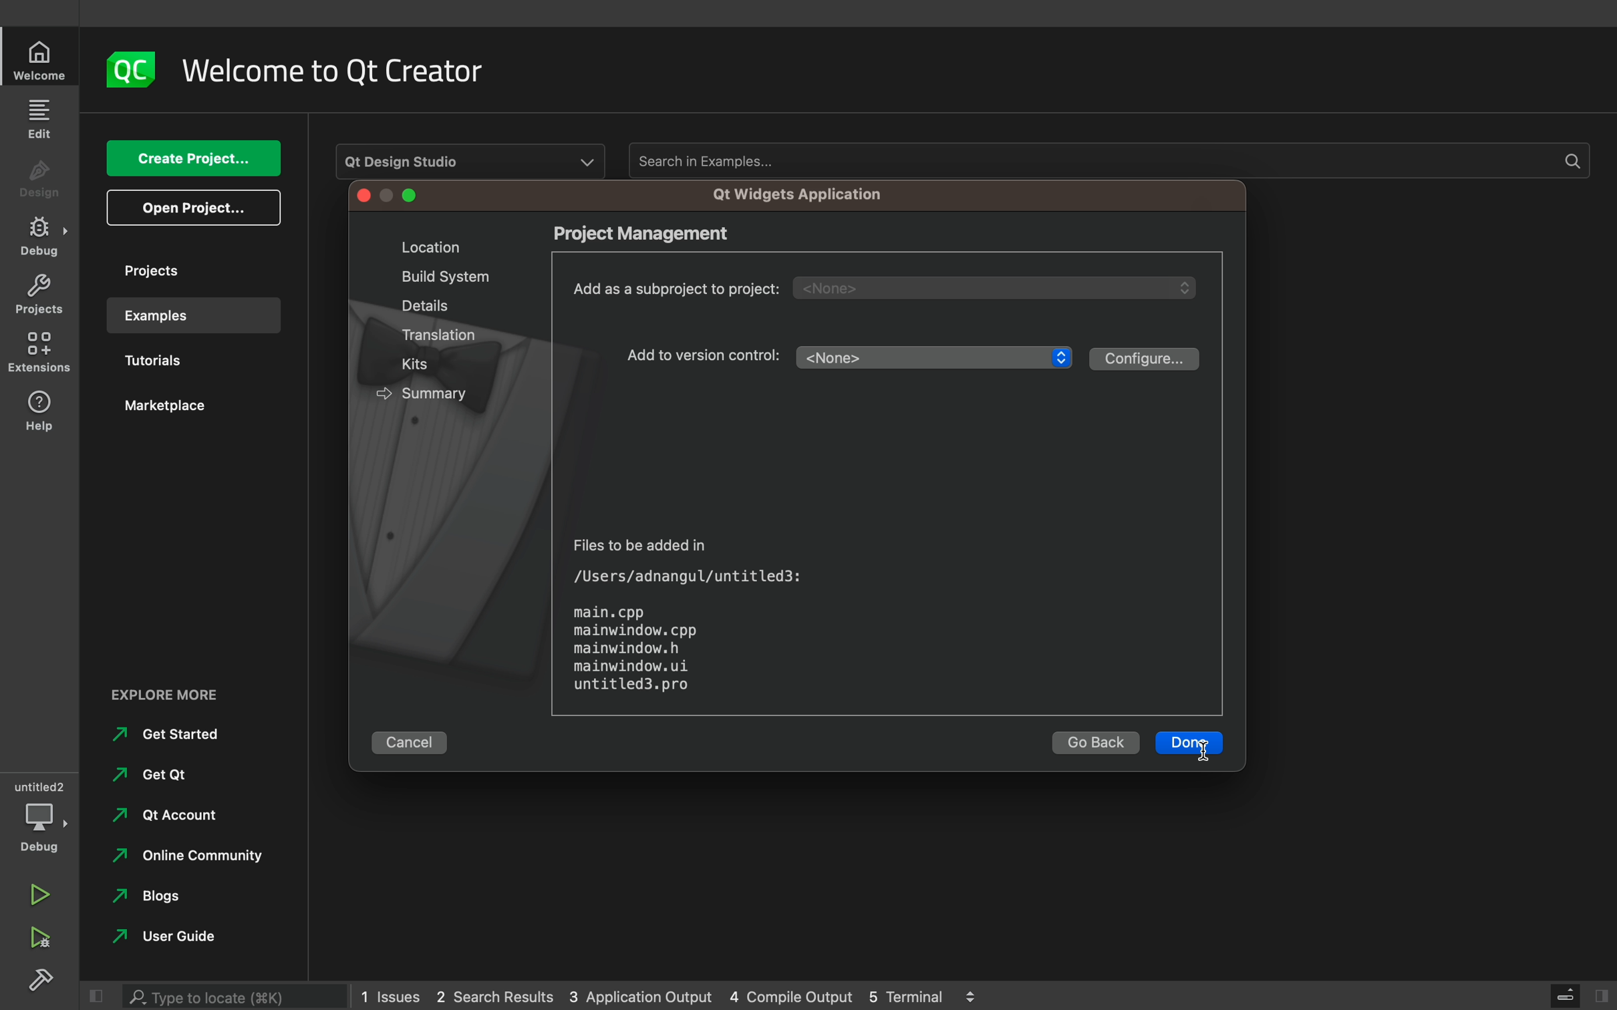 Image resolution: width=1617 pixels, height=1010 pixels. Describe the element at coordinates (238, 994) in the screenshot. I see `searchbar` at that location.